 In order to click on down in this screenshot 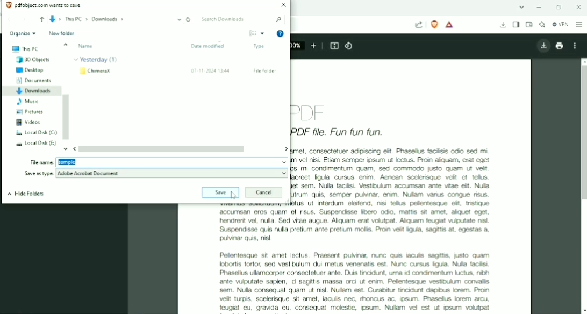, I will do `click(65, 150)`.